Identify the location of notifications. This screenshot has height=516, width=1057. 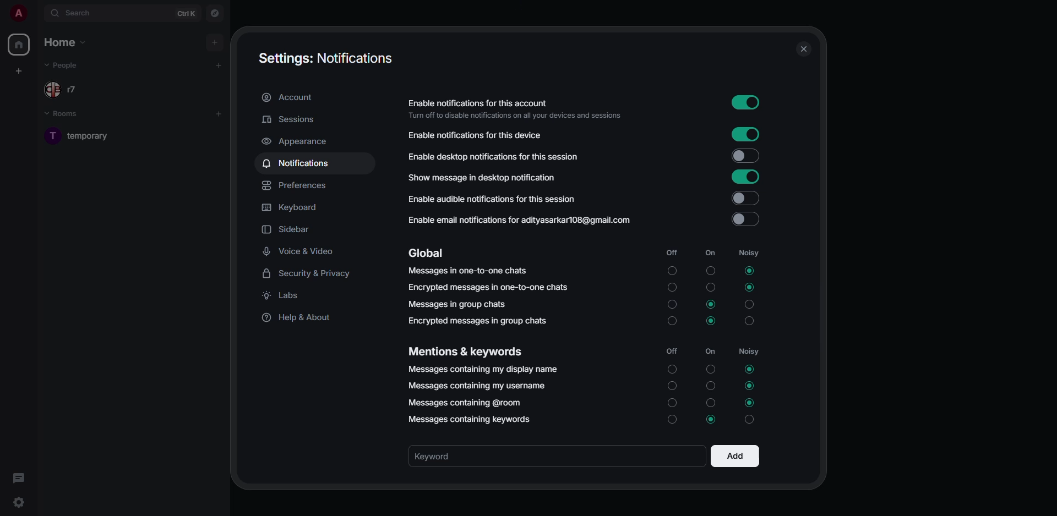
(298, 163).